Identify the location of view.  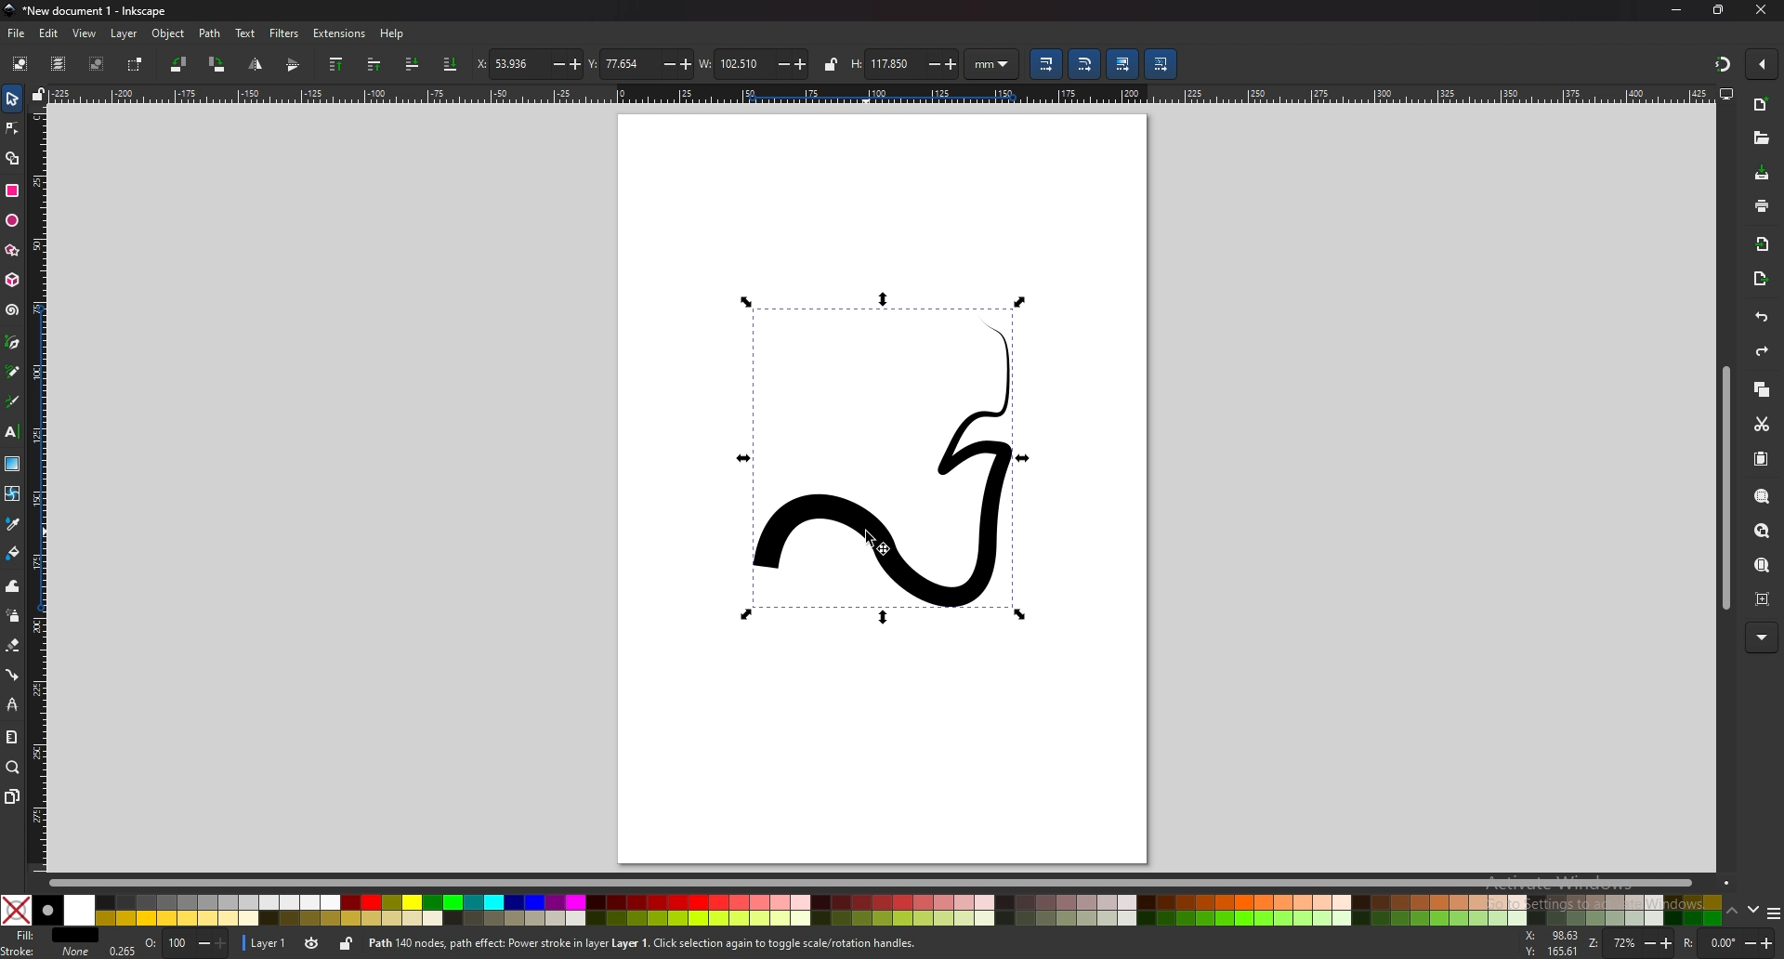
(83, 34).